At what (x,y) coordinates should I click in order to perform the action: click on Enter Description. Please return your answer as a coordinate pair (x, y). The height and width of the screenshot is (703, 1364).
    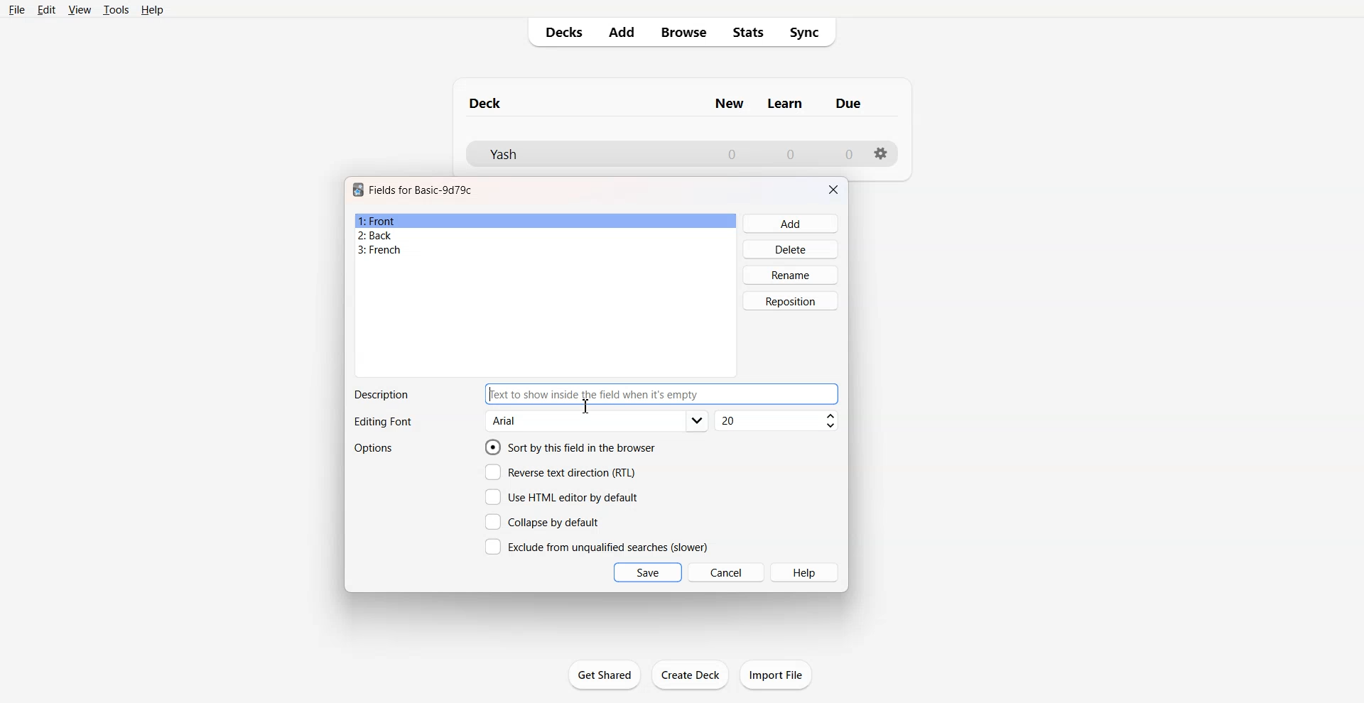
    Looking at the image, I should click on (663, 394).